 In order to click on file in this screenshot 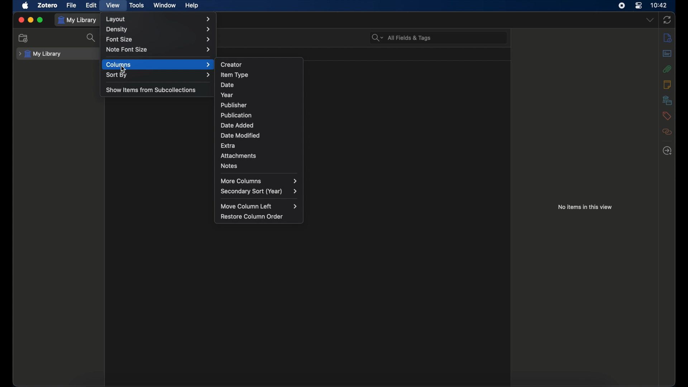, I will do `click(71, 5)`.